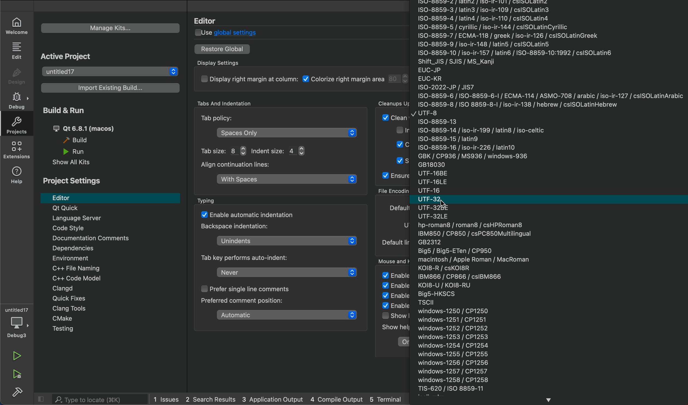 The image size is (688, 405). Describe the element at coordinates (17, 51) in the screenshot. I see `edit` at that location.